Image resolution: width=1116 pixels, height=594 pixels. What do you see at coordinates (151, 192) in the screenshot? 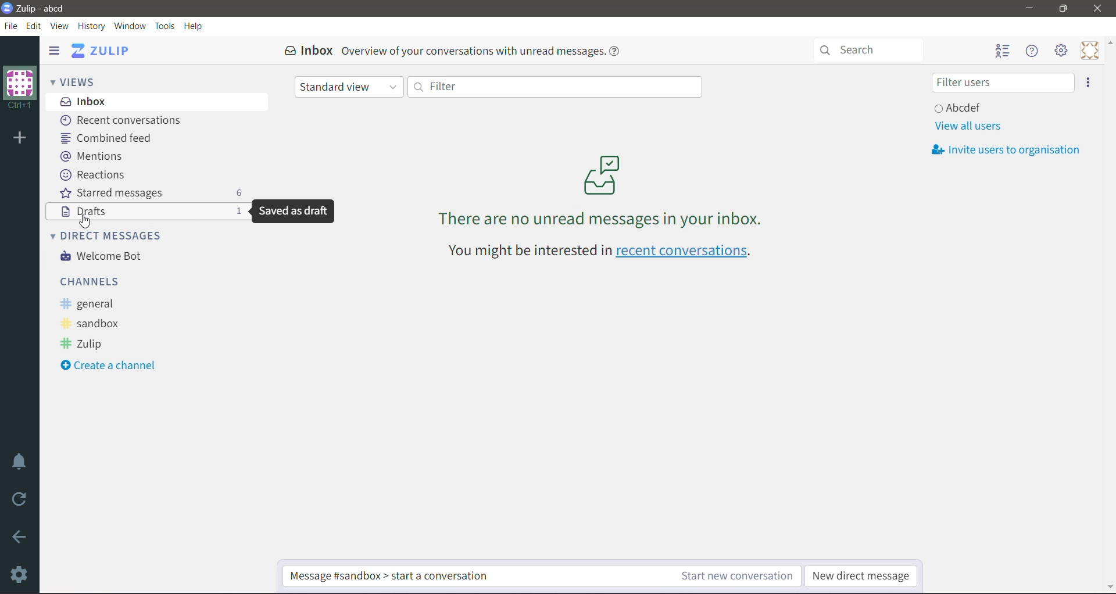
I see `Starred messages` at bounding box center [151, 192].